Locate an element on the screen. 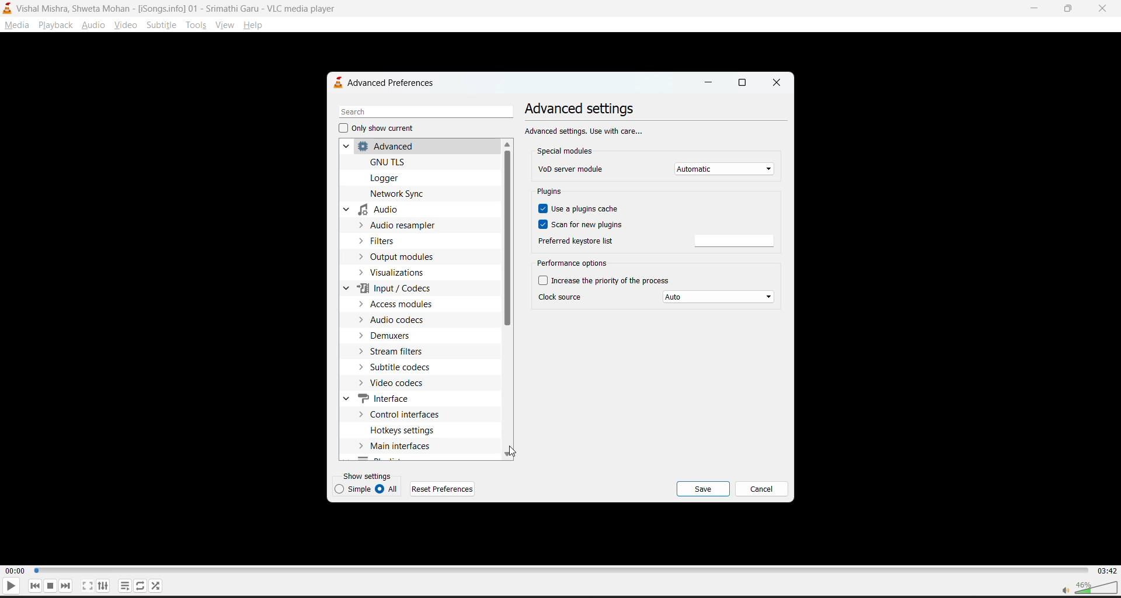 This screenshot has width=1121, height=598. gnu tls is located at coordinates (390, 162).